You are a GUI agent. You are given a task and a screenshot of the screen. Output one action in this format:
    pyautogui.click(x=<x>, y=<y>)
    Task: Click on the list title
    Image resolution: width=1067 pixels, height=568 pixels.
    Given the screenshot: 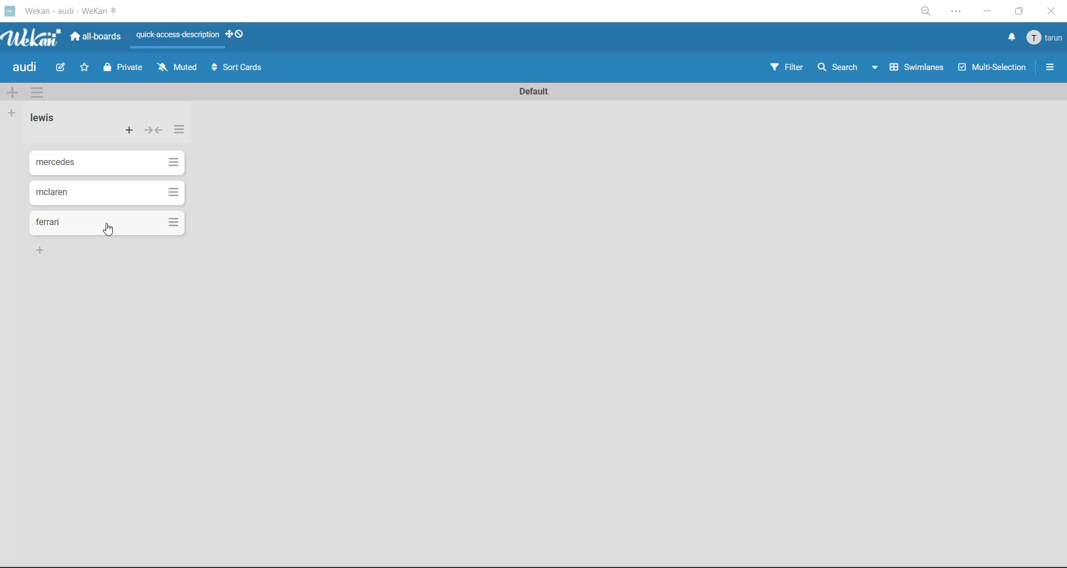 What is the action you would take?
    pyautogui.click(x=42, y=118)
    